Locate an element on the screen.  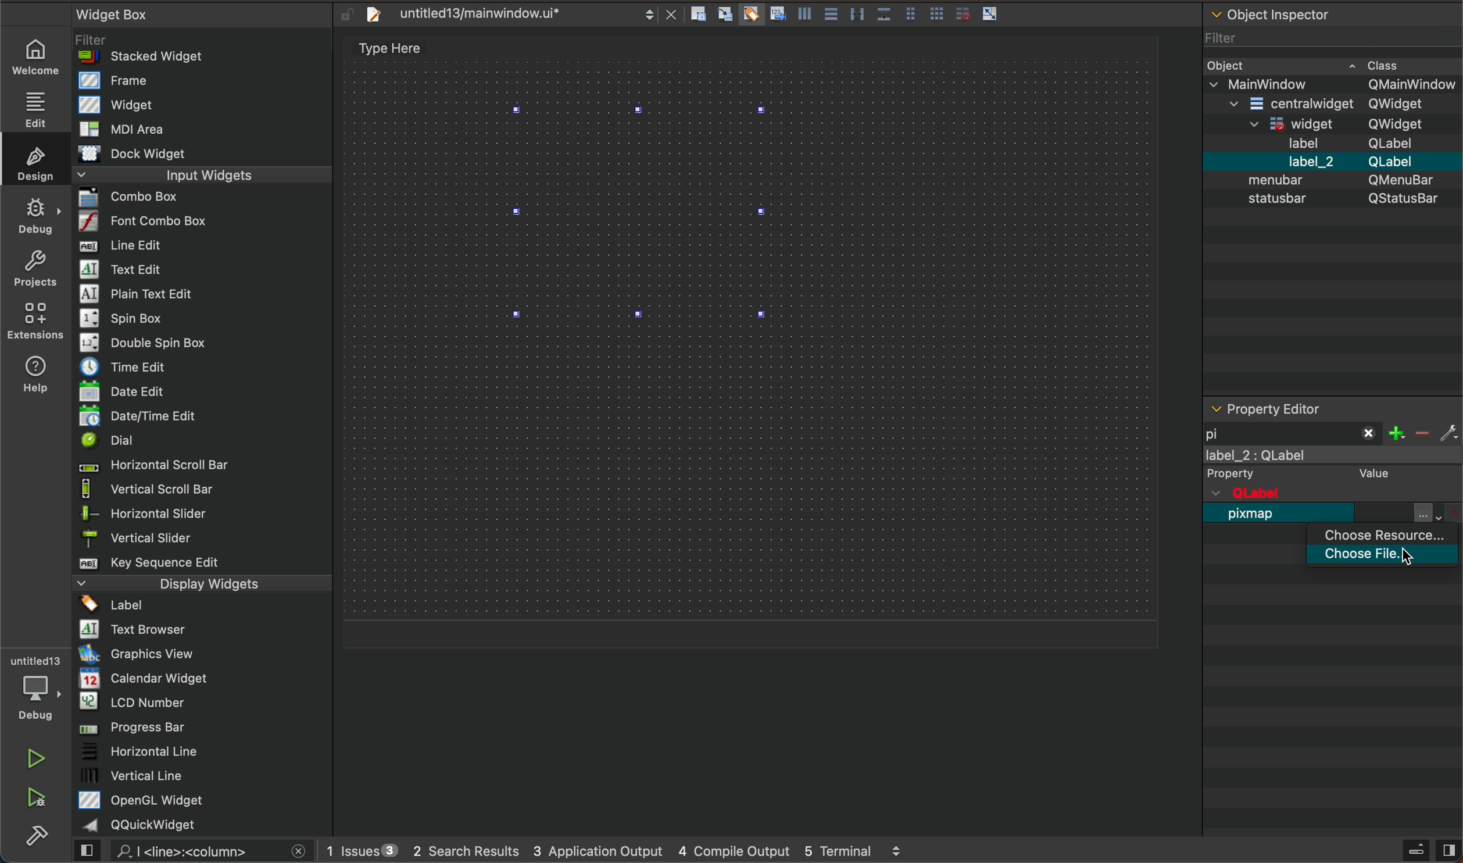
run is located at coordinates (35, 757).